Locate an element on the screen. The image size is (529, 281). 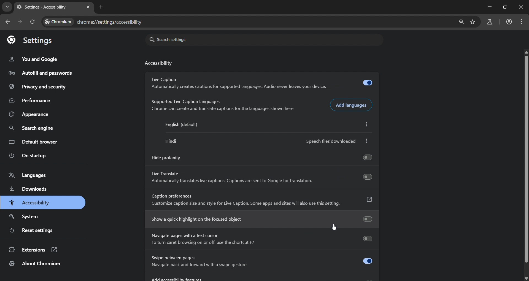
Show a quick highlight on the focused object is located at coordinates (261, 219).